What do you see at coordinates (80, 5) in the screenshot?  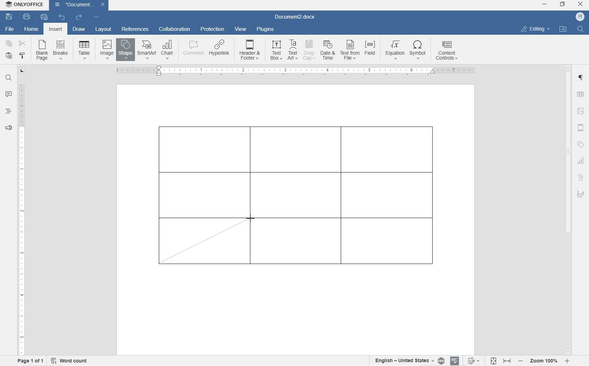 I see `Document3.docx` at bounding box center [80, 5].